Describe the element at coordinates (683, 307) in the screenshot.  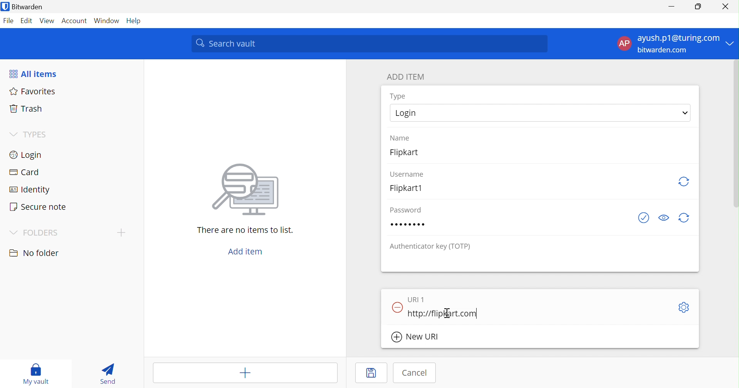
I see `Toggleoptions` at that location.